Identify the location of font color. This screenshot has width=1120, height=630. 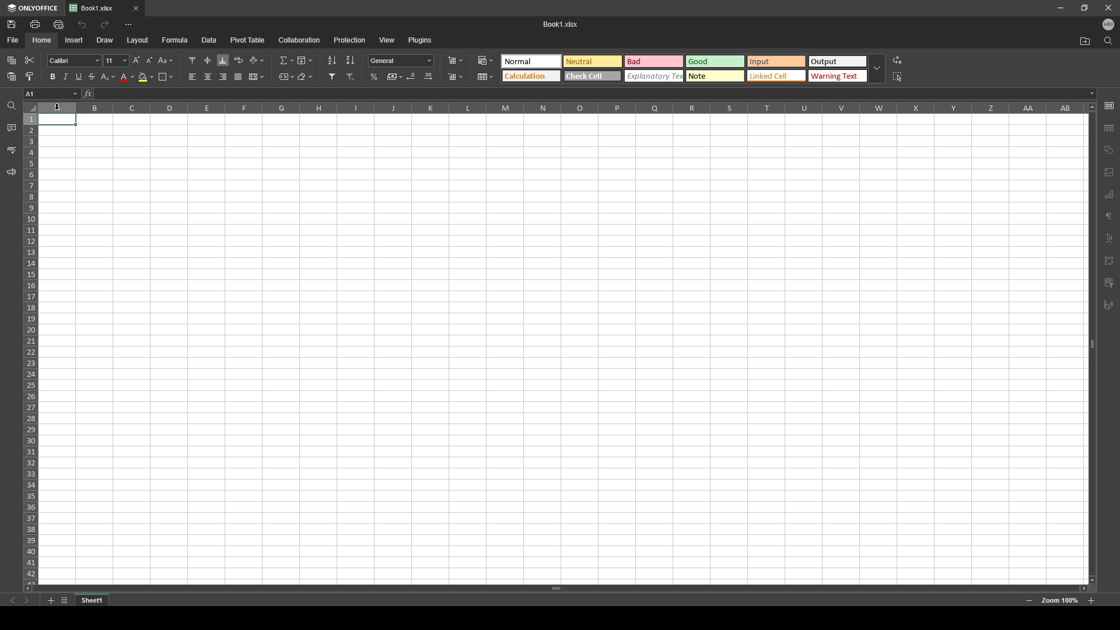
(127, 77).